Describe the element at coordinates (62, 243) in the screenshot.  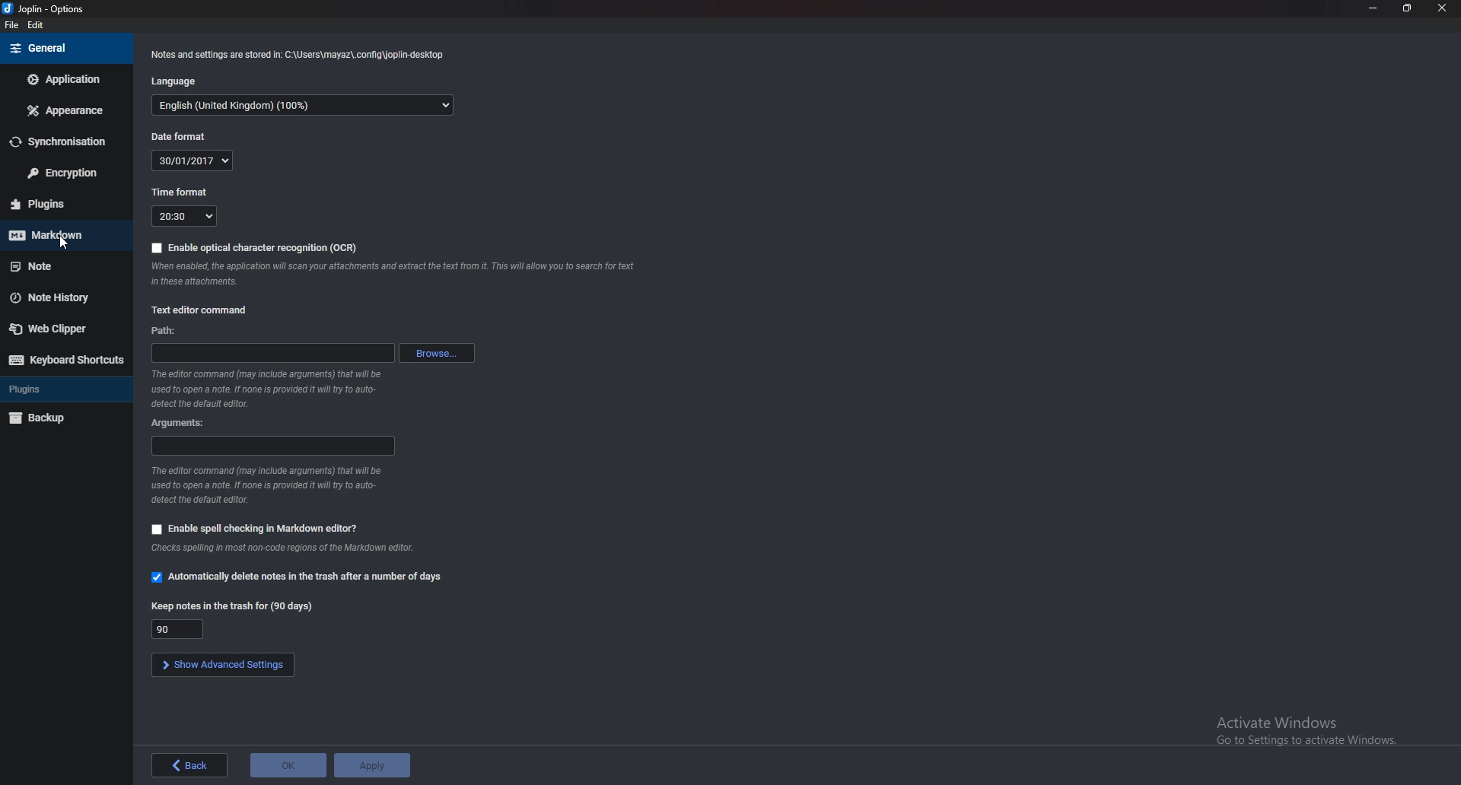
I see `Pointer` at that location.